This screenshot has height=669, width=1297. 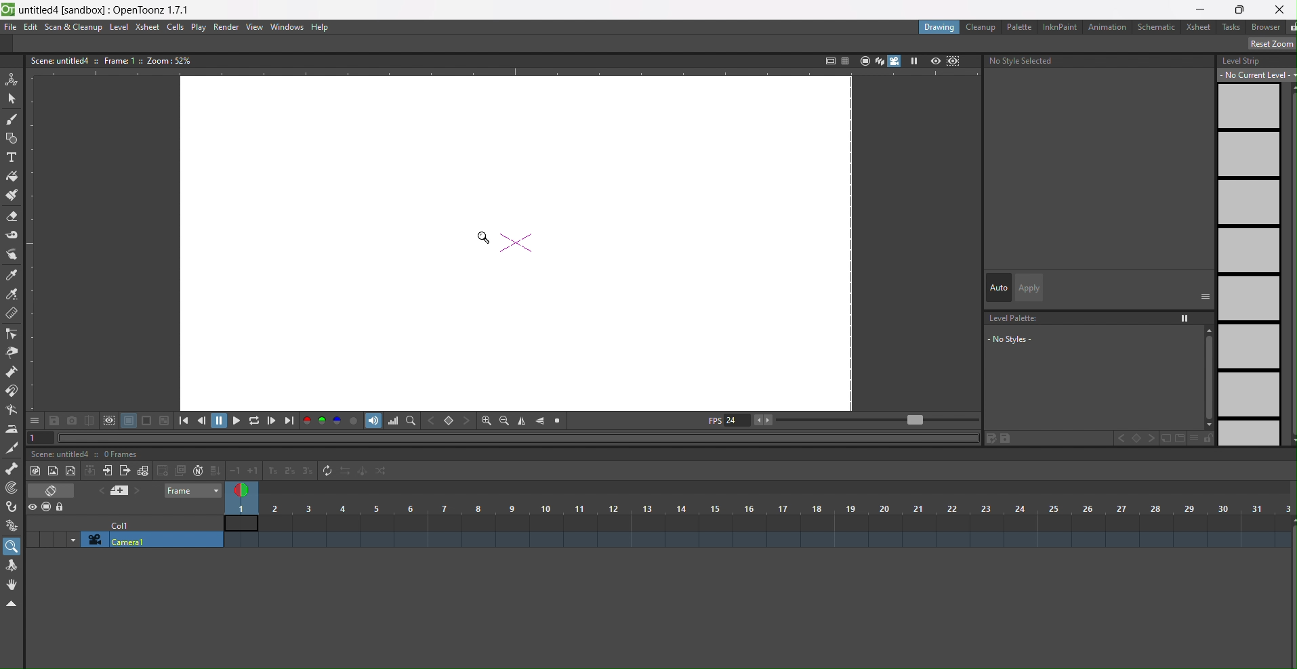 What do you see at coordinates (1267, 28) in the screenshot?
I see `browser` at bounding box center [1267, 28].